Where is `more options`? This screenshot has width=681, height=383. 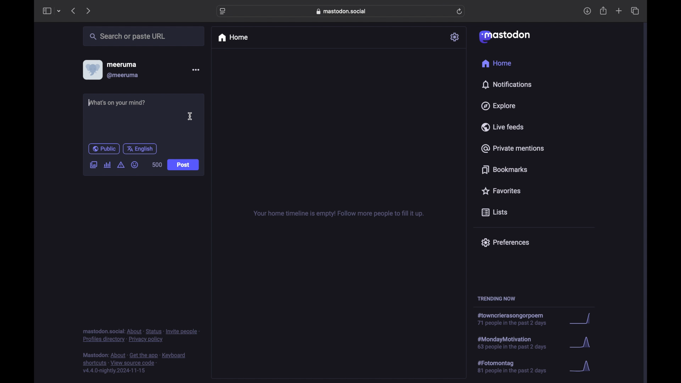 more options is located at coordinates (195, 70).